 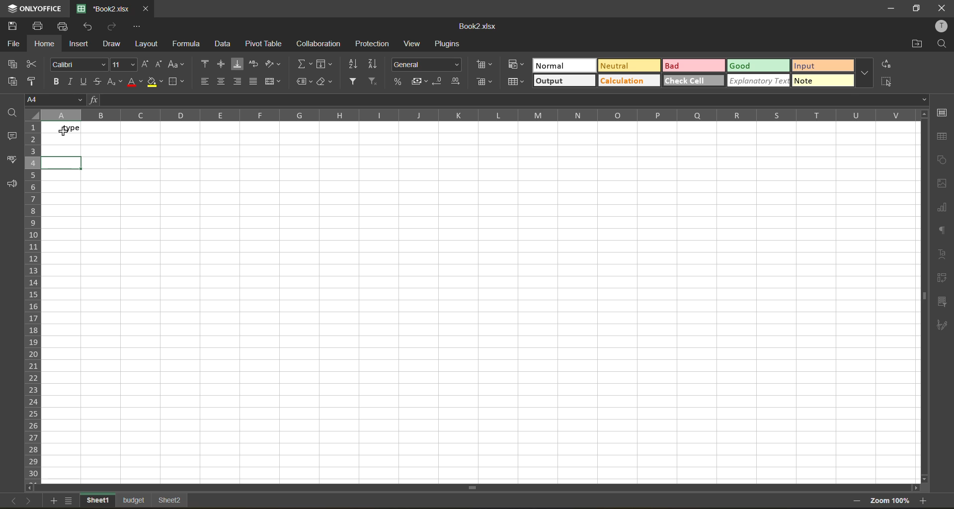 I want to click on text, so click(x=943, y=254).